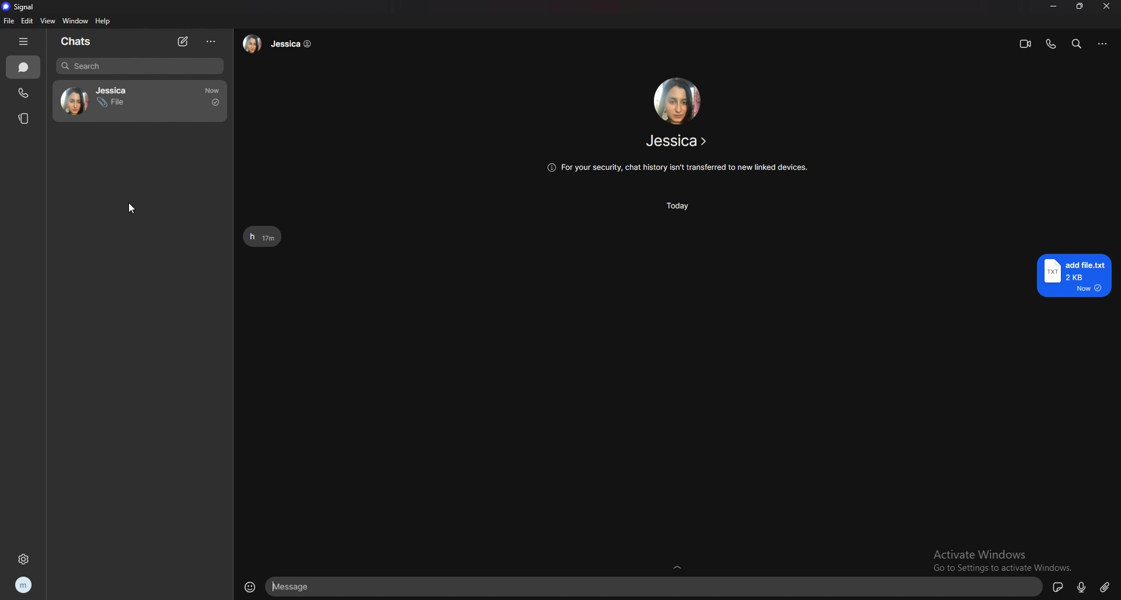 This screenshot has width=1121, height=600. I want to click on 17m, so click(213, 91).